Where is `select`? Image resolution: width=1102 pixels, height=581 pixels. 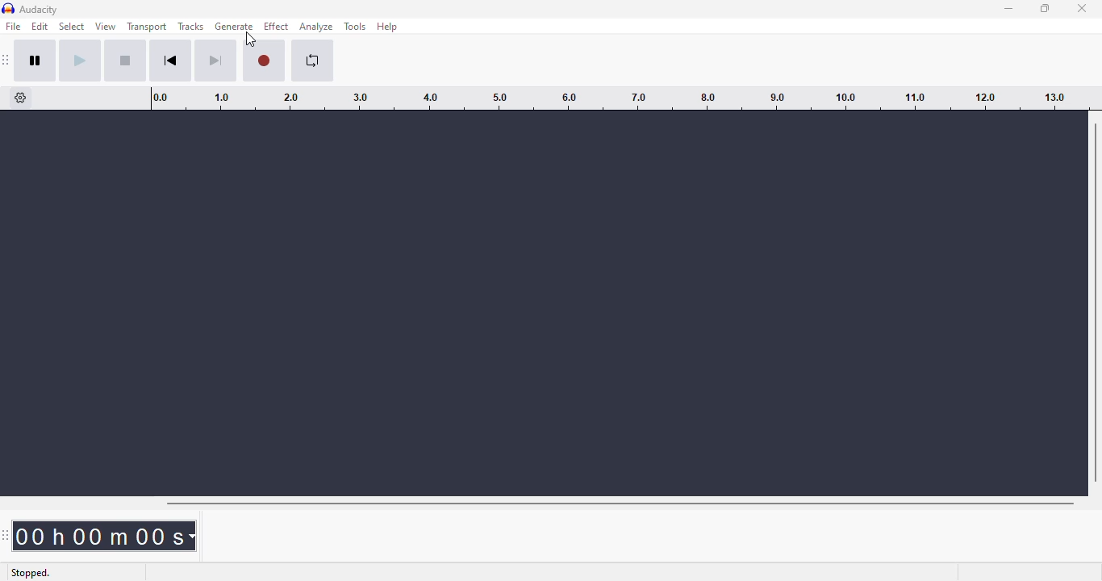 select is located at coordinates (72, 26).